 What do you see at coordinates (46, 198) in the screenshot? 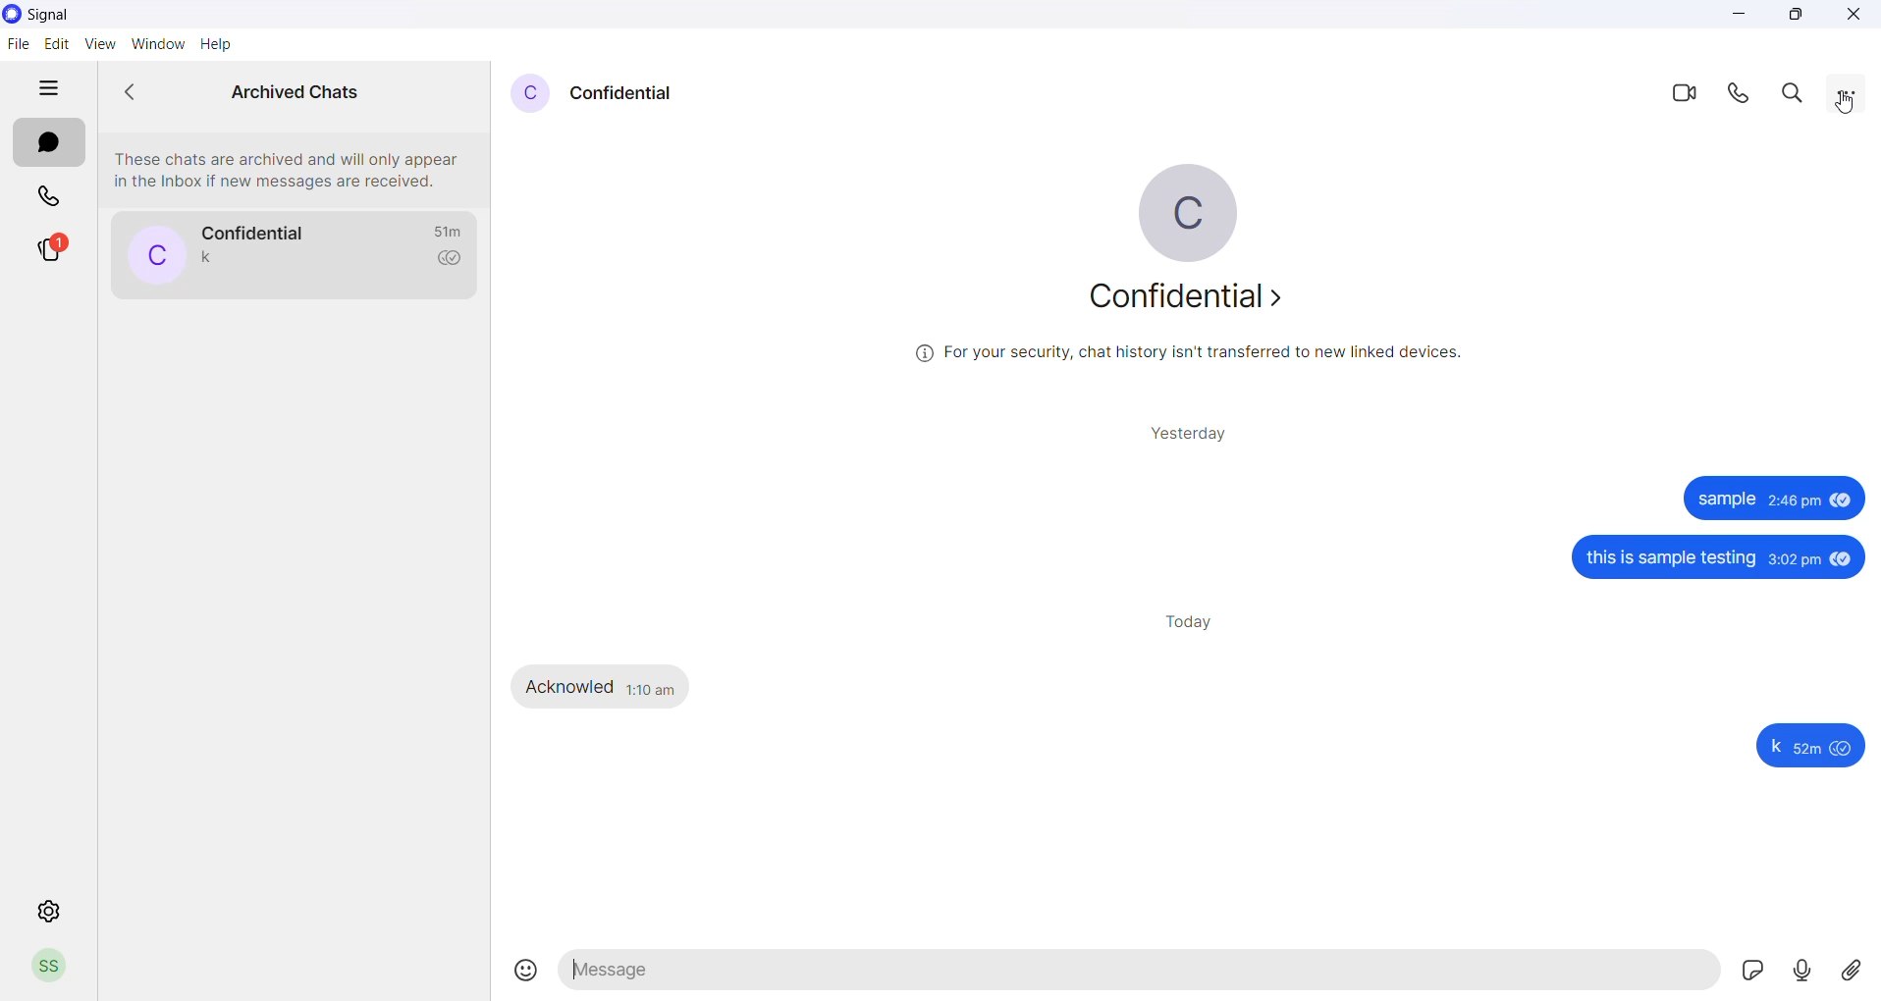
I see `calls` at bounding box center [46, 198].